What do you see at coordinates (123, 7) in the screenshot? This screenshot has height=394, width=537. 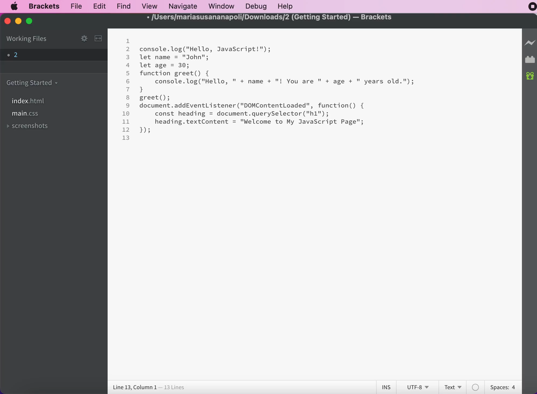 I see `find` at bounding box center [123, 7].